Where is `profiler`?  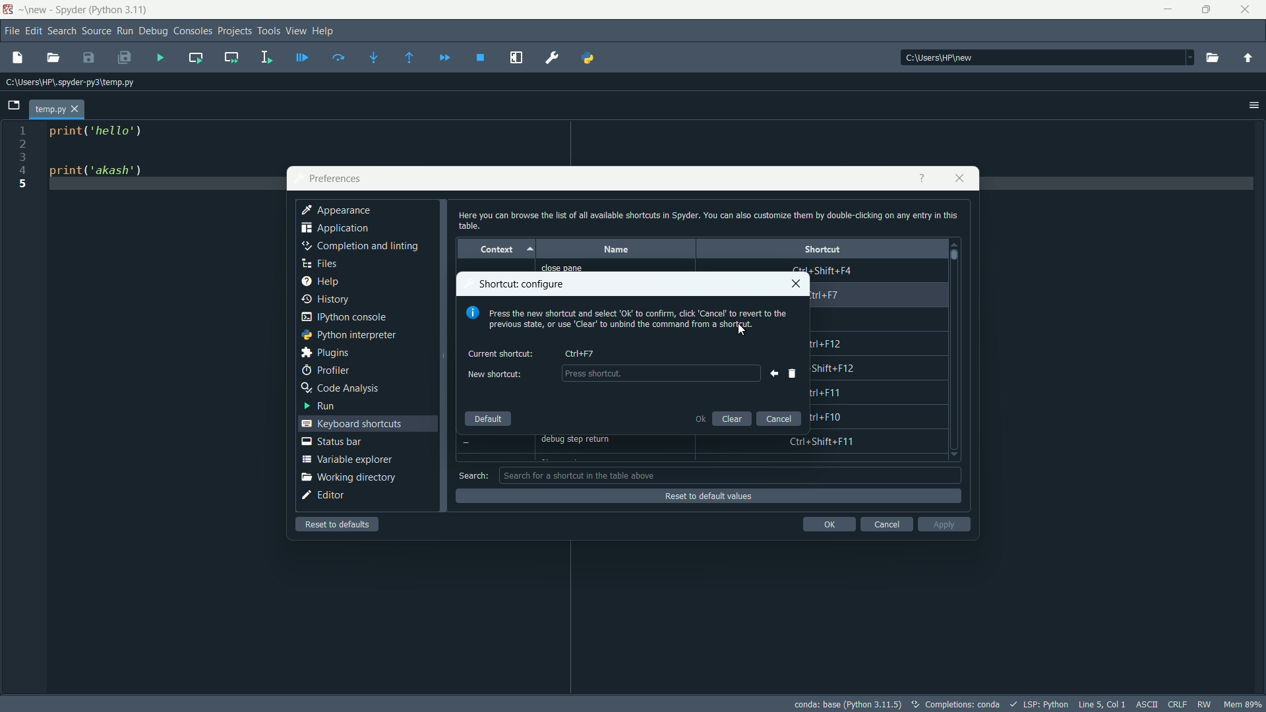
profiler is located at coordinates (325, 371).